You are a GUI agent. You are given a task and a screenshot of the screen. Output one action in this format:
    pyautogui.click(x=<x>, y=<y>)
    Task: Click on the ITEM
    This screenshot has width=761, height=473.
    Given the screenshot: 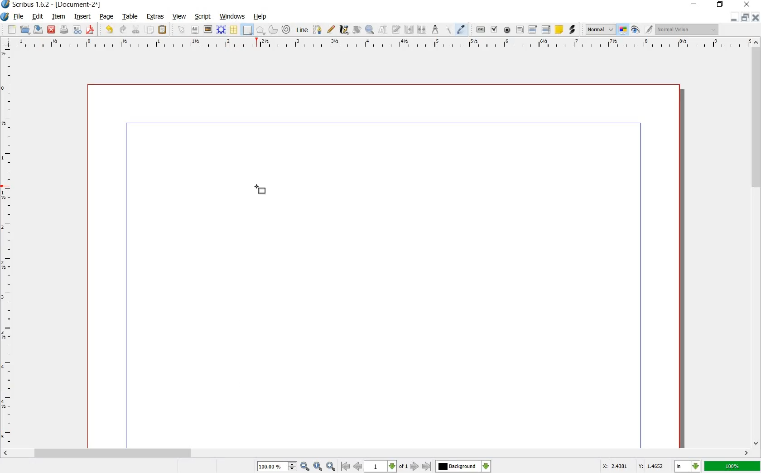 What is the action you would take?
    pyautogui.click(x=58, y=17)
    